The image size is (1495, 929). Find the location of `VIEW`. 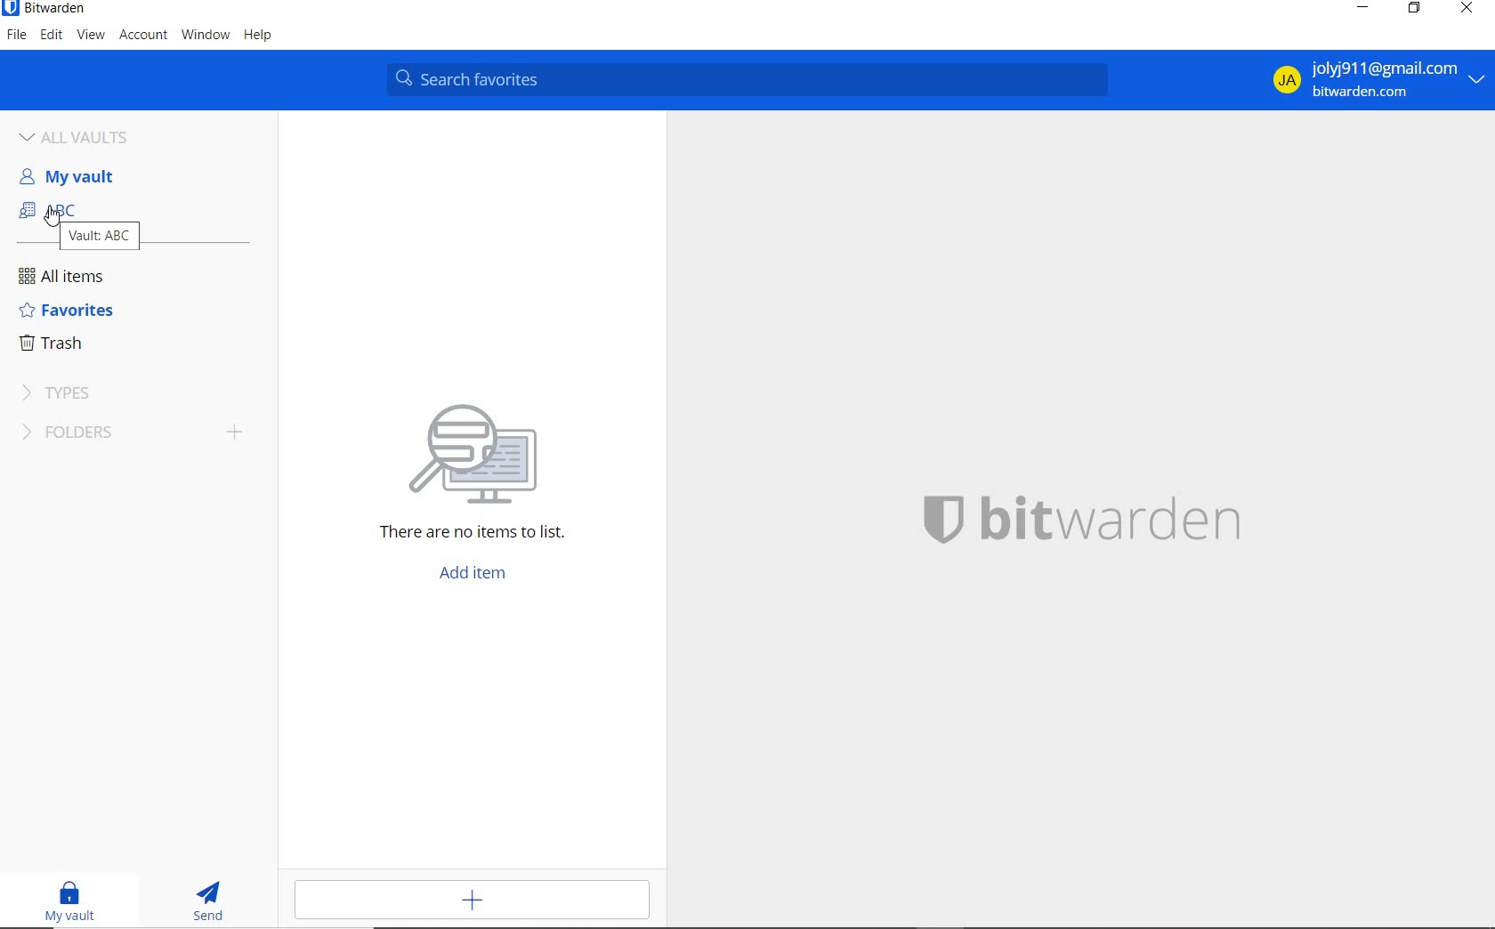

VIEW is located at coordinates (92, 36).